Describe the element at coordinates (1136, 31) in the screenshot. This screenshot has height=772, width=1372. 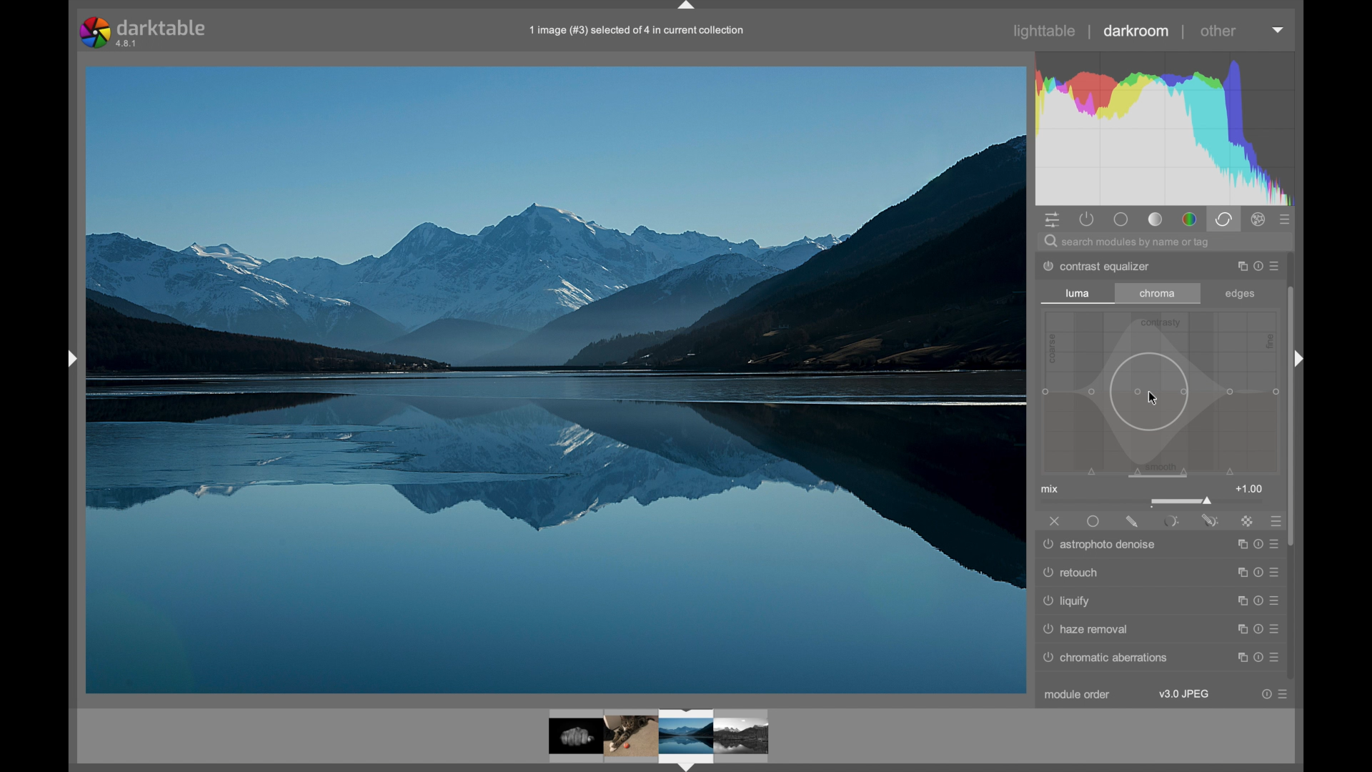
I see `darkroom` at that location.